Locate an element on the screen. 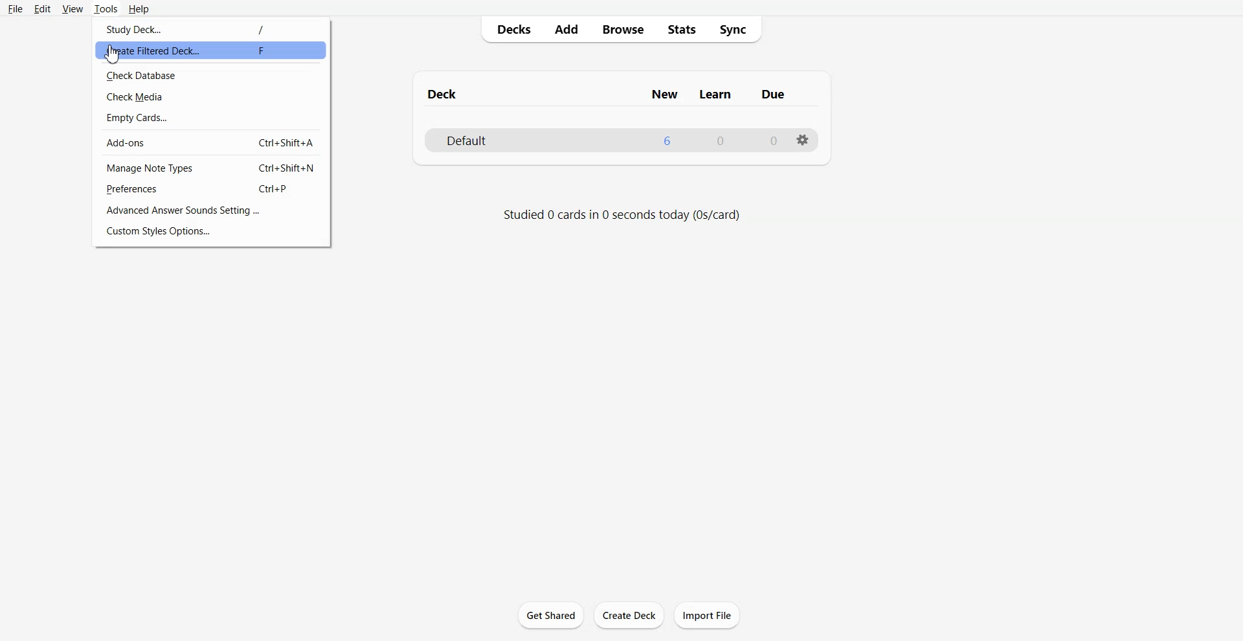 The image size is (1243, 641). cursor is located at coordinates (115, 57).